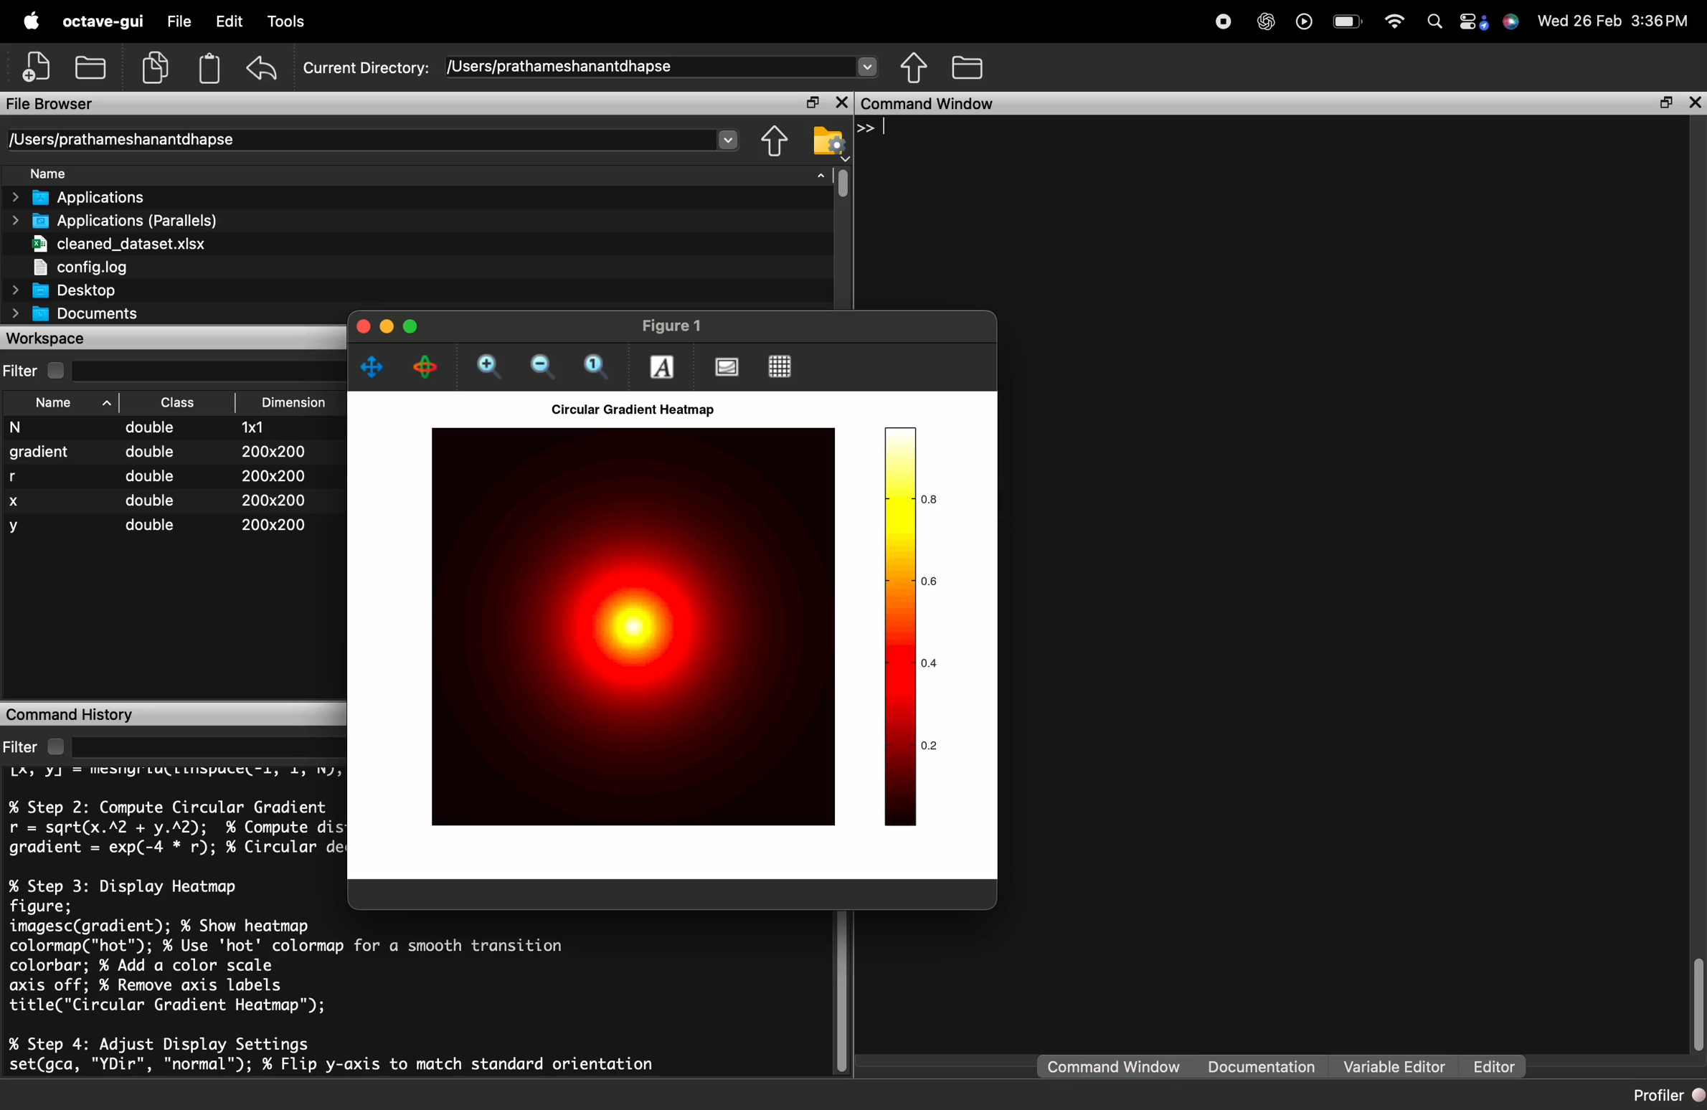  I want to click on vertical scrollbar, so click(1696, 999).